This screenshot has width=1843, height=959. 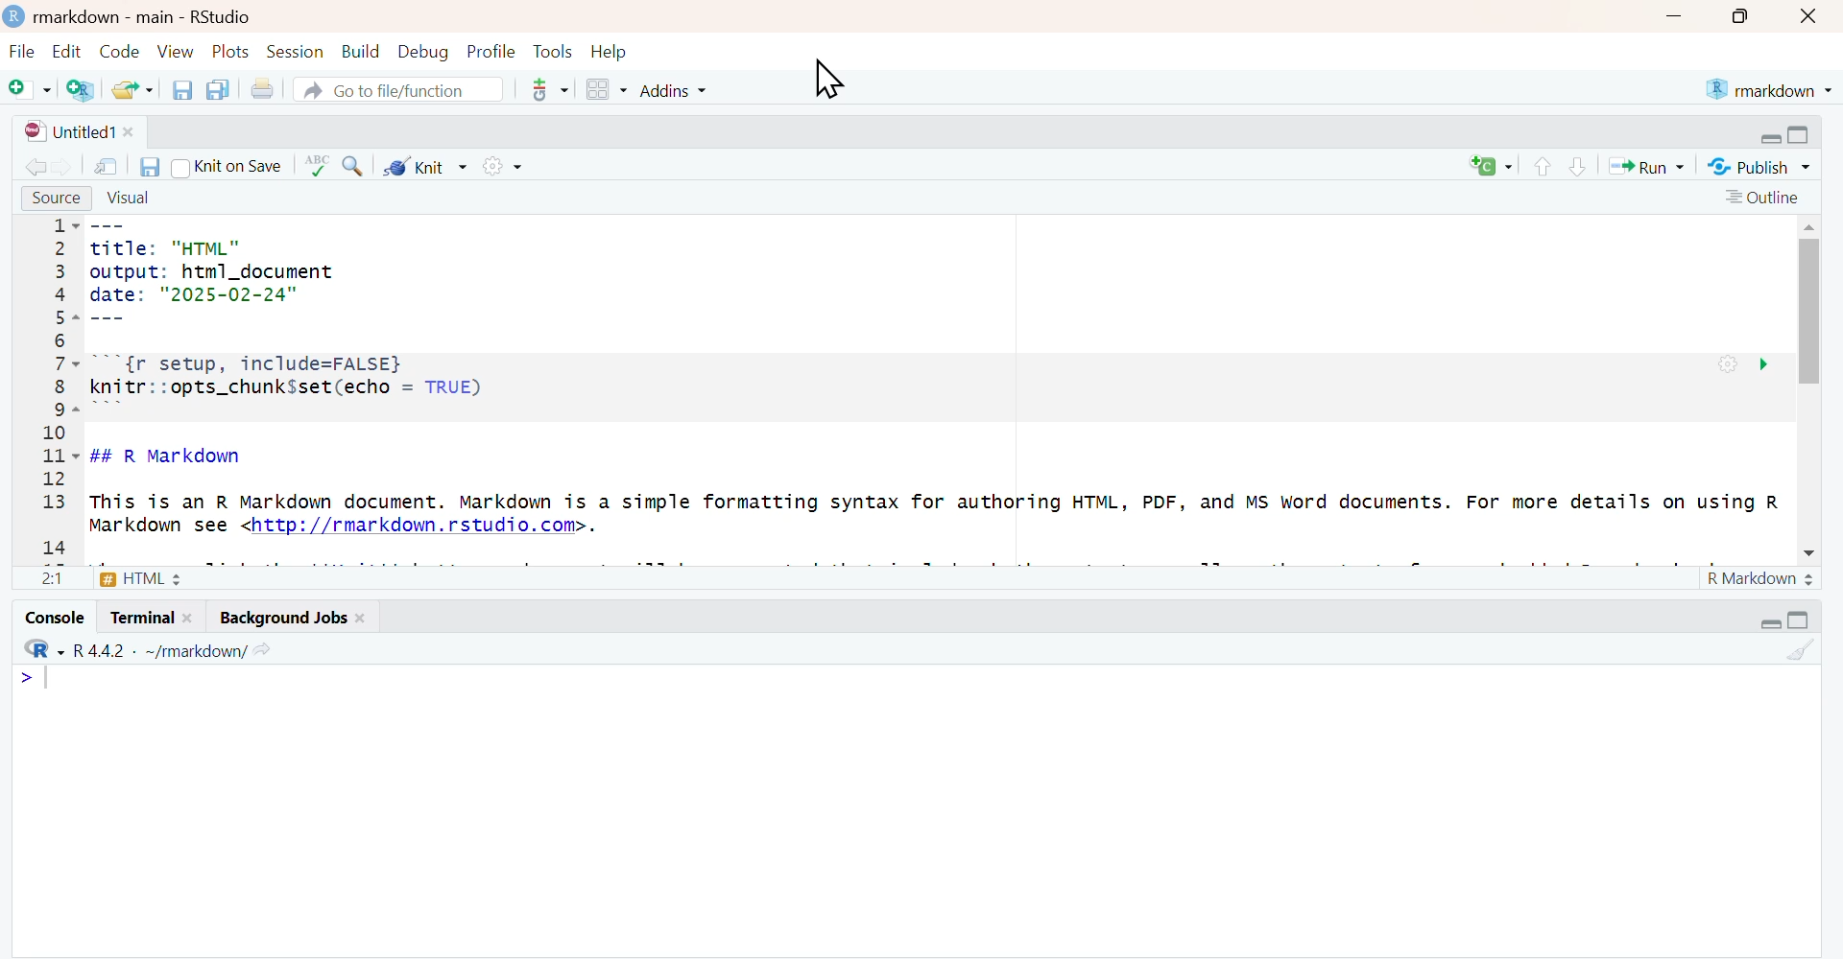 What do you see at coordinates (398, 88) in the screenshot?
I see `Go to file/function` at bounding box center [398, 88].